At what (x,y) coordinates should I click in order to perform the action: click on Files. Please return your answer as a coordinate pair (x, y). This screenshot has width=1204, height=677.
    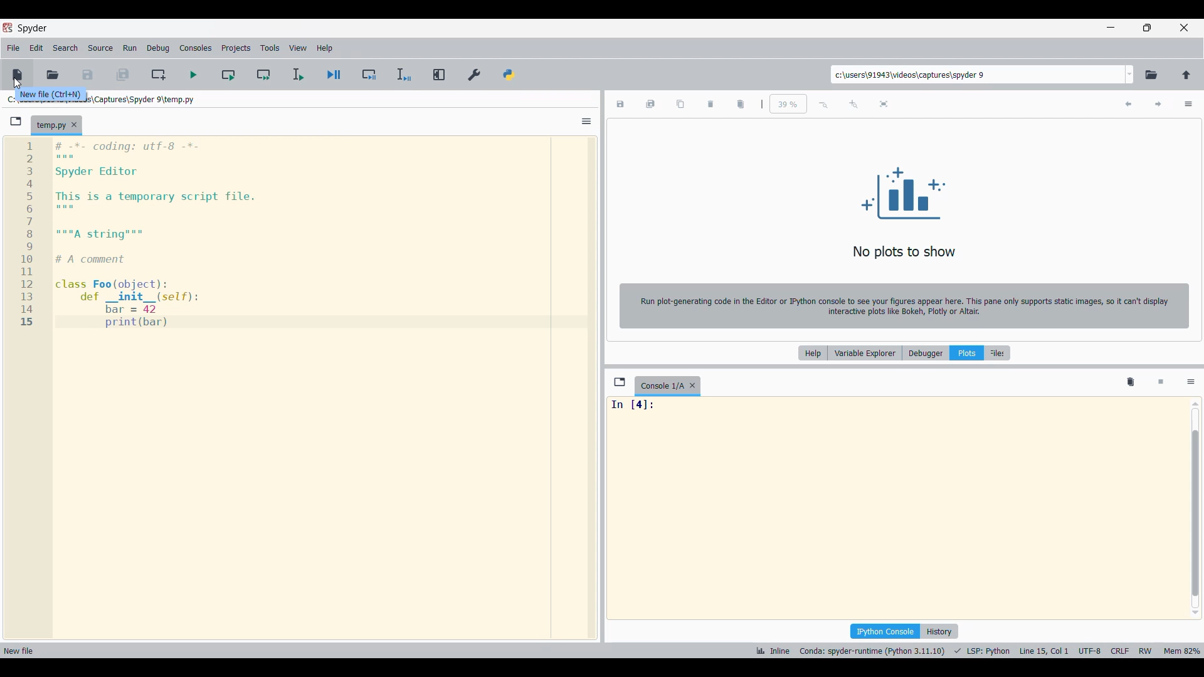
    Looking at the image, I should click on (1000, 353).